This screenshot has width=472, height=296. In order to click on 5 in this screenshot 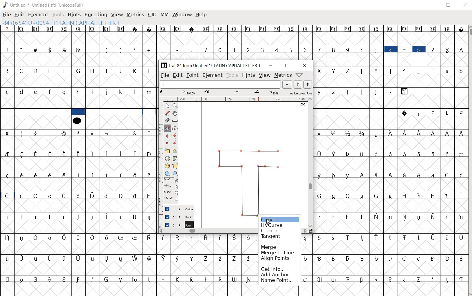, I will do `click(291, 49)`.